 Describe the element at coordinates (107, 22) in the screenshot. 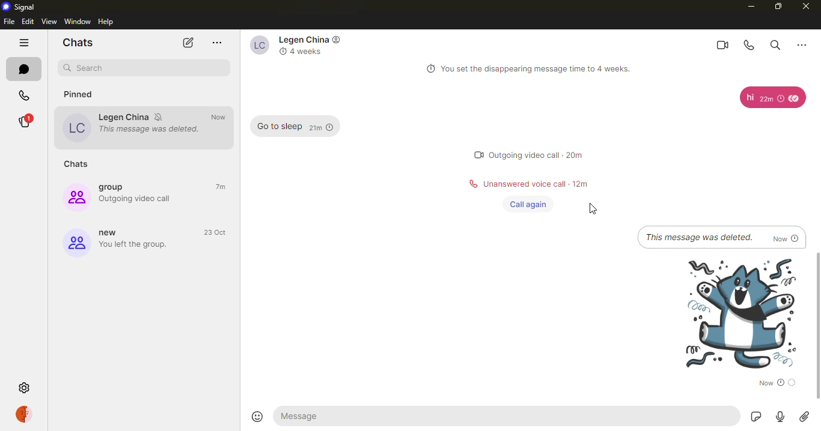

I see `help` at that location.